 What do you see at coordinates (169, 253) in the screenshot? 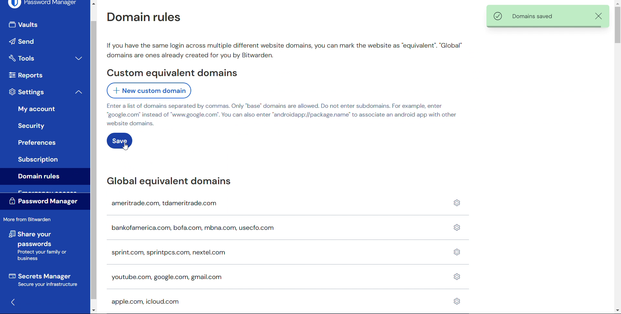
I see `sprint.com, sprintpcs.com, nextel.com` at bounding box center [169, 253].